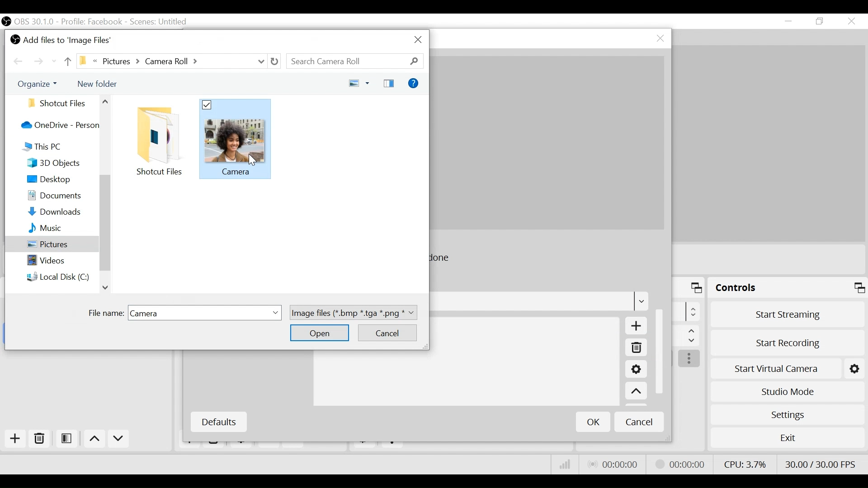  What do you see at coordinates (161, 141) in the screenshot?
I see `Folder` at bounding box center [161, 141].